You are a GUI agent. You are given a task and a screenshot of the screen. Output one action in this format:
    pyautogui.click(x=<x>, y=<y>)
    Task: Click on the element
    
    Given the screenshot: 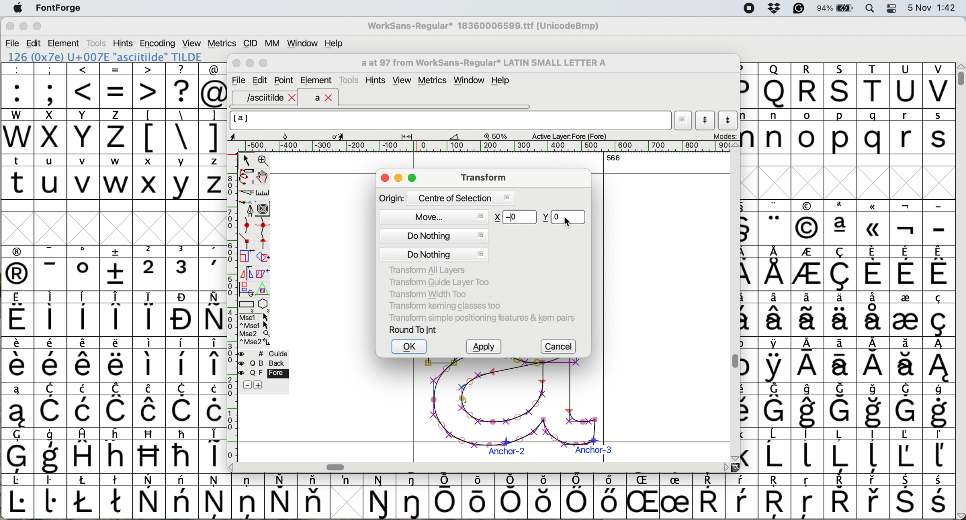 What is the action you would take?
    pyautogui.click(x=316, y=80)
    